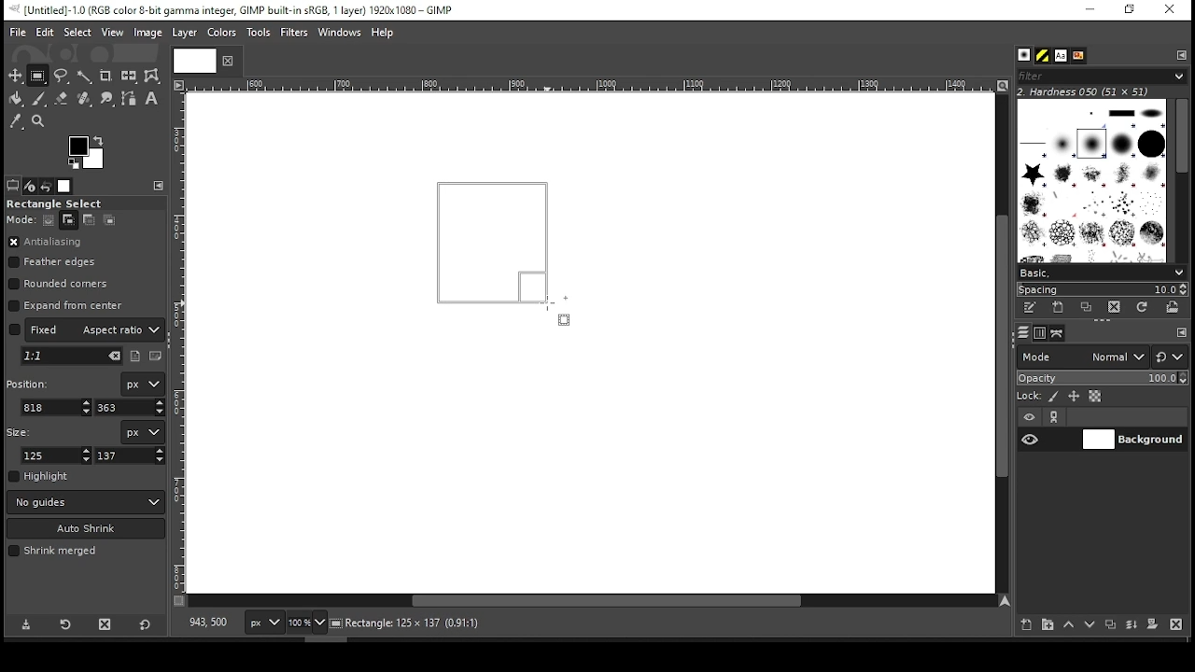 The image size is (1195, 672). Describe the element at coordinates (1022, 333) in the screenshot. I see `layers` at that location.